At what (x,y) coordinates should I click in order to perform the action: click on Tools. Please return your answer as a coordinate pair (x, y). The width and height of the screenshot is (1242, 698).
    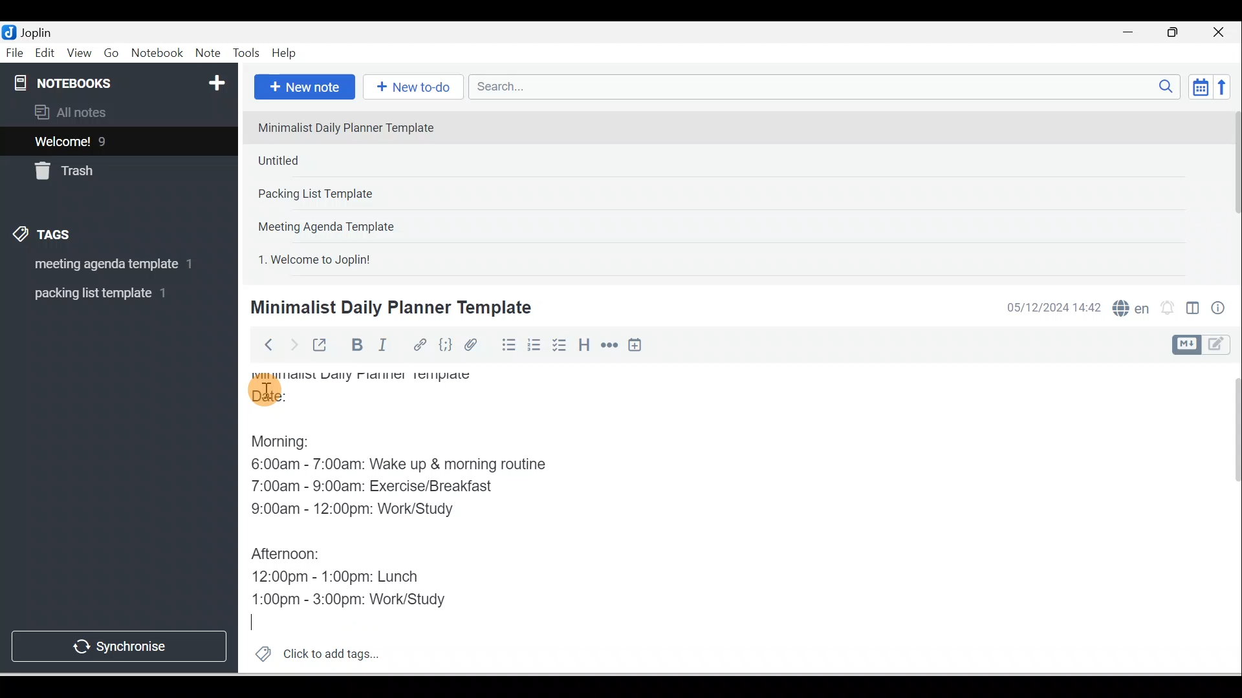
    Looking at the image, I should click on (246, 53).